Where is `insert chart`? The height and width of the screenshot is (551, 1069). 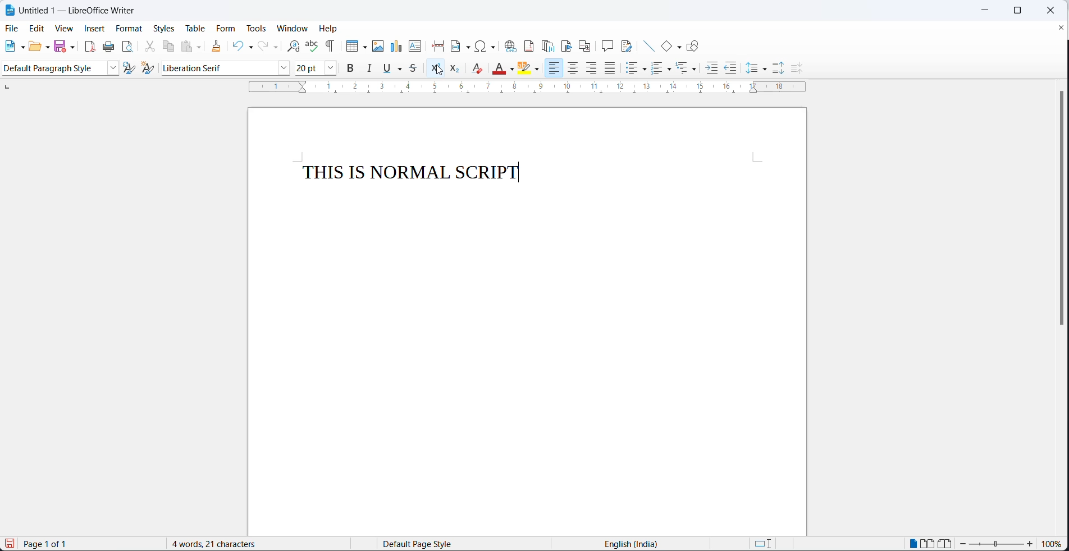
insert chart is located at coordinates (396, 45).